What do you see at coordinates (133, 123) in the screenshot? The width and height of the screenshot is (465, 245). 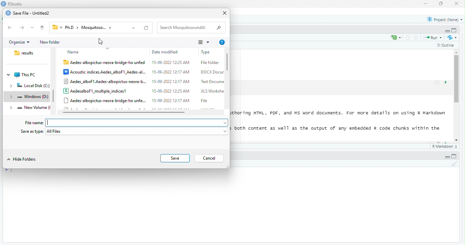 I see `File name:` at bounding box center [133, 123].